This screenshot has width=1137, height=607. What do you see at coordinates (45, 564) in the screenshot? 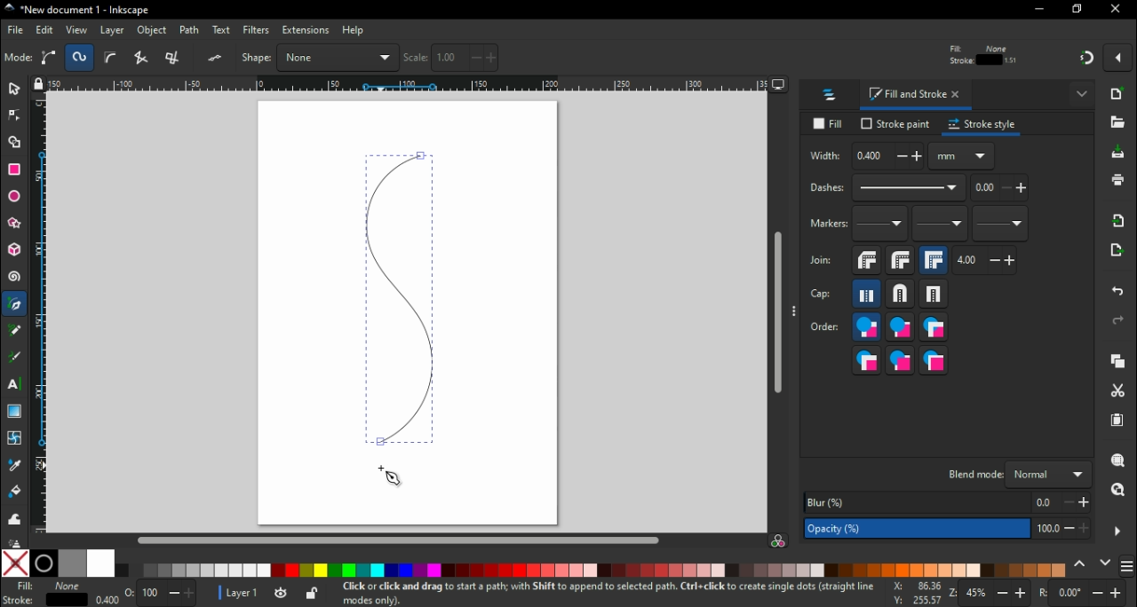
I see `black` at bounding box center [45, 564].